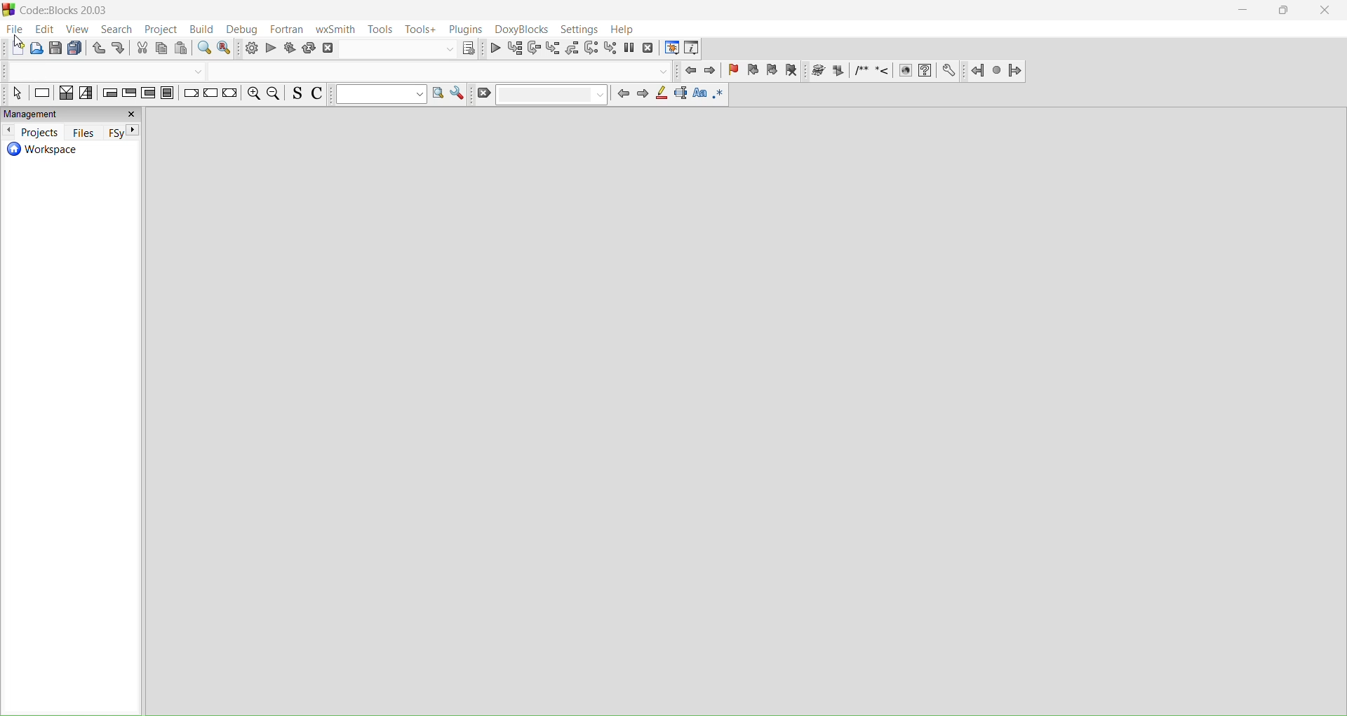 Image resolution: width=1347 pixels, height=716 pixels. What do you see at coordinates (862, 71) in the screenshot?
I see `Insert comment block` at bounding box center [862, 71].